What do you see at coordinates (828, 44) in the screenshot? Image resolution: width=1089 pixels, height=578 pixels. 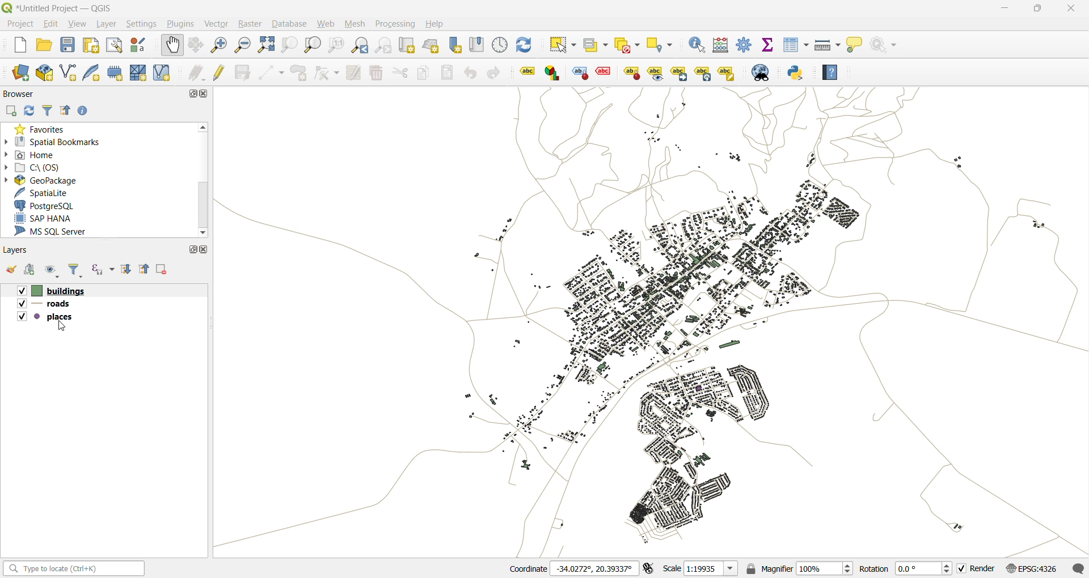 I see `measure line` at bounding box center [828, 44].